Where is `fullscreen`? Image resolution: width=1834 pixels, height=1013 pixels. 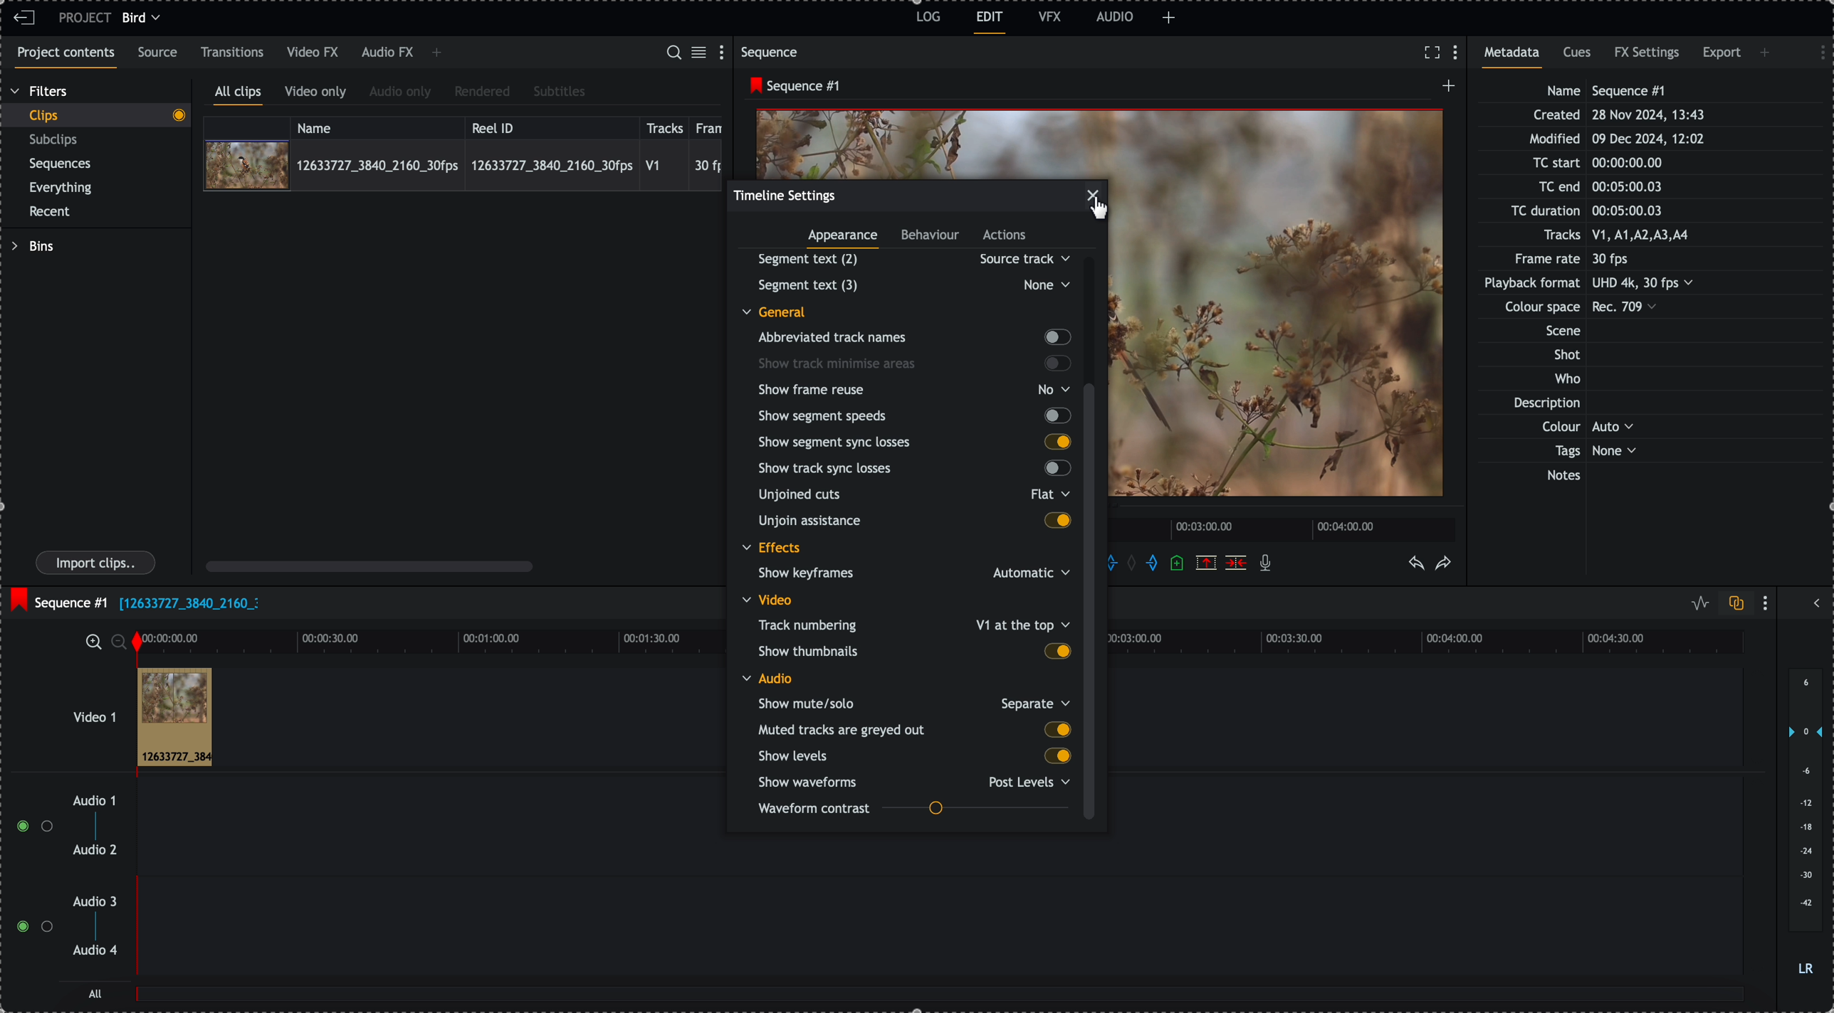
fullscreen is located at coordinates (1432, 52).